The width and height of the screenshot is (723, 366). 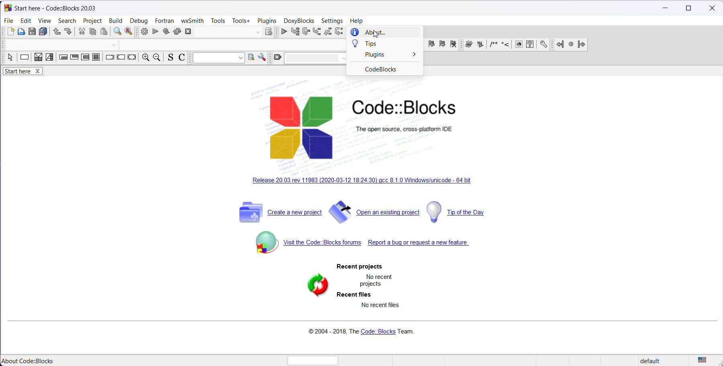 What do you see at coordinates (62, 58) in the screenshot?
I see `entry condition loop` at bounding box center [62, 58].